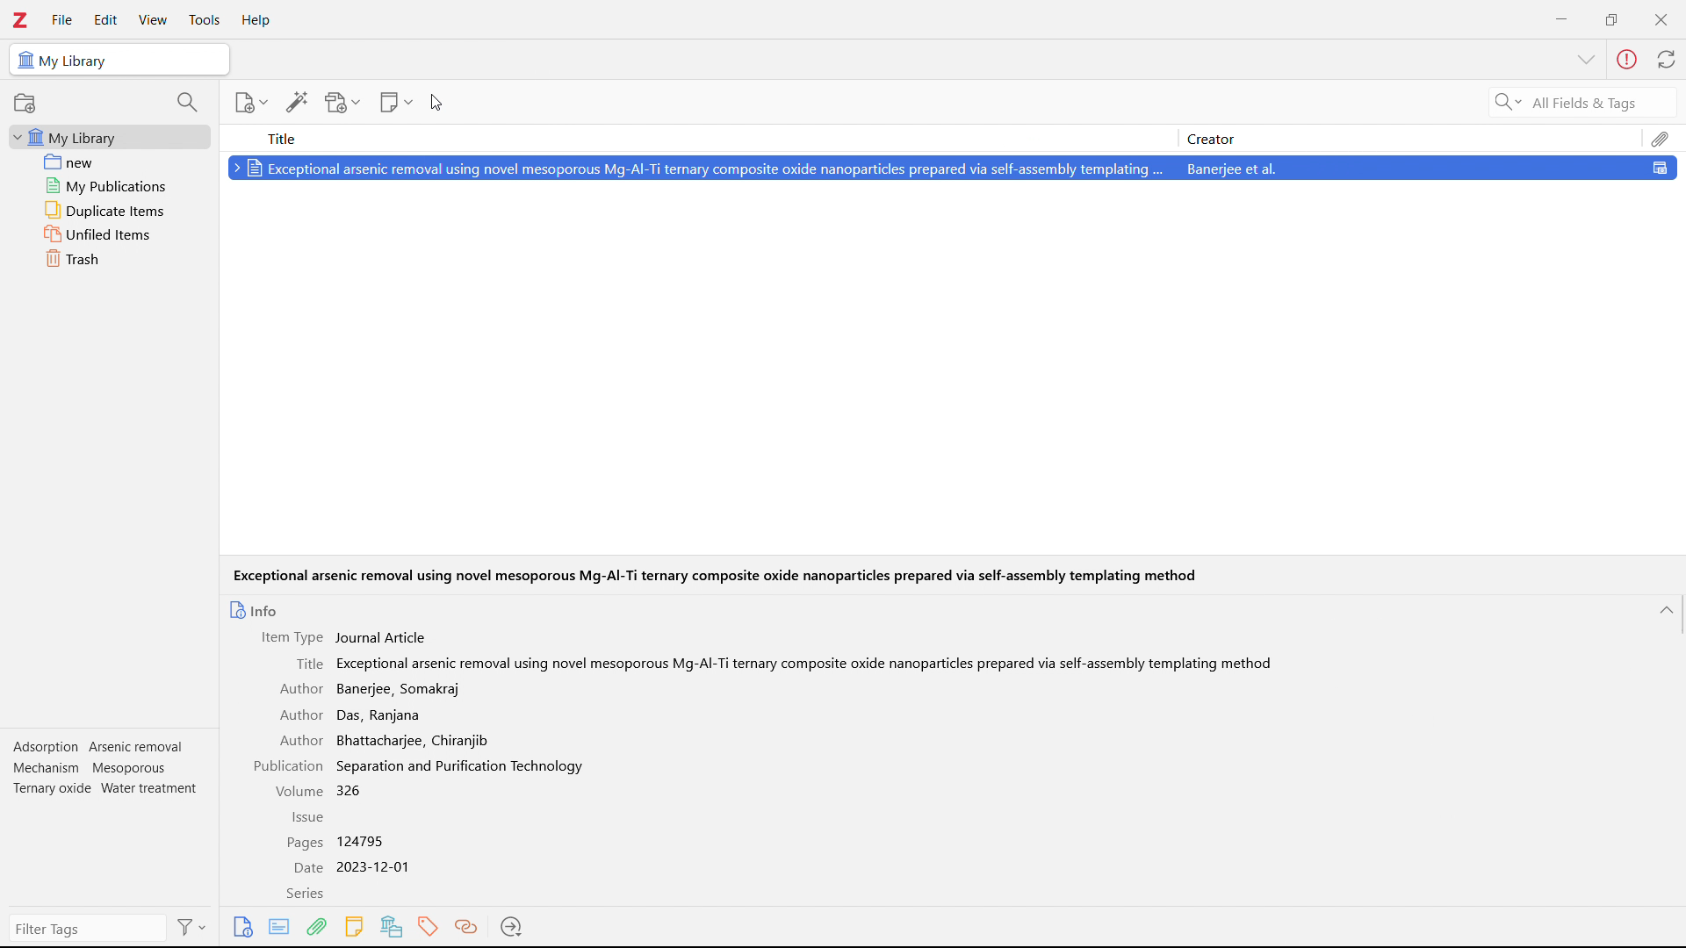  I want to click on 2023-12-01, so click(378, 868).